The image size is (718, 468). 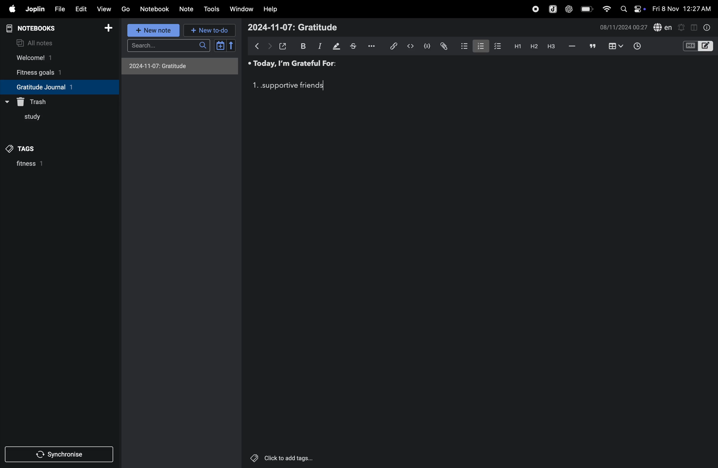 What do you see at coordinates (185, 9) in the screenshot?
I see `note` at bounding box center [185, 9].